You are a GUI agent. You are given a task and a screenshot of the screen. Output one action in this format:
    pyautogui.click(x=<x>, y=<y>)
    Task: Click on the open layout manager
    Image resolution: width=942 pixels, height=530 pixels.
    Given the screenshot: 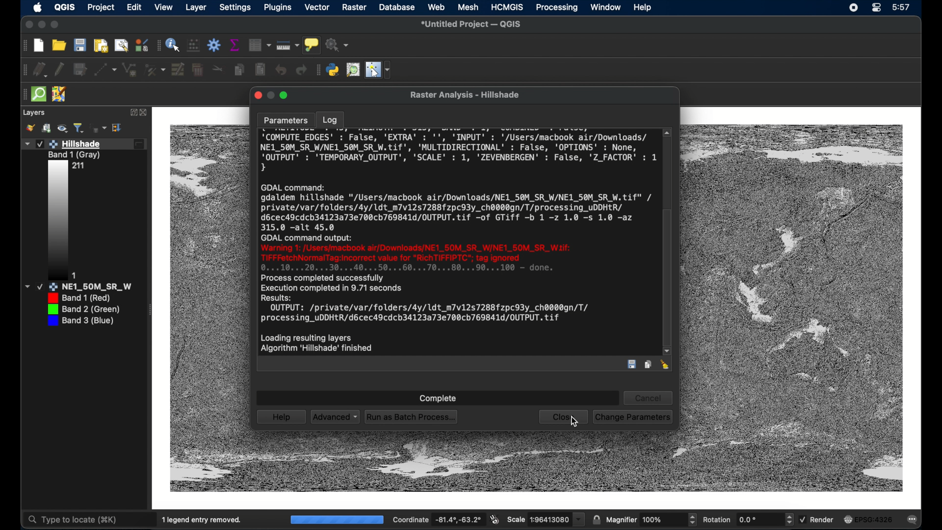 What is the action you would take?
    pyautogui.click(x=122, y=45)
    